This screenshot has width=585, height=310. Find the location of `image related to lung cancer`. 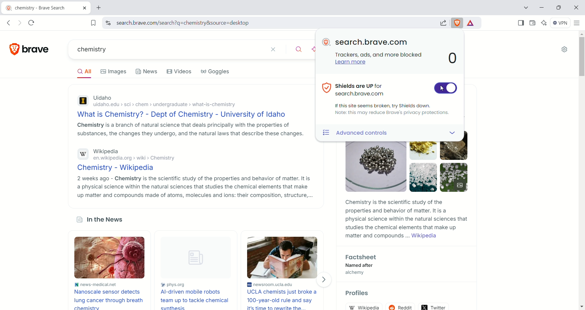

image related to lung cancer is located at coordinates (111, 257).